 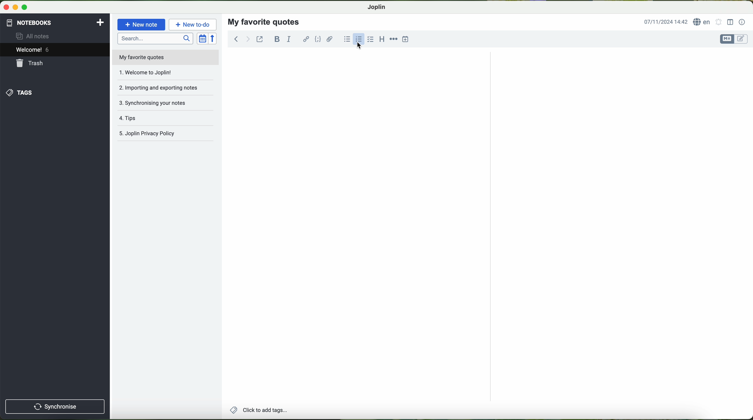 What do you see at coordinates (703, 22) in the screenshot?
I see `language` at bounding box center [703, 22].